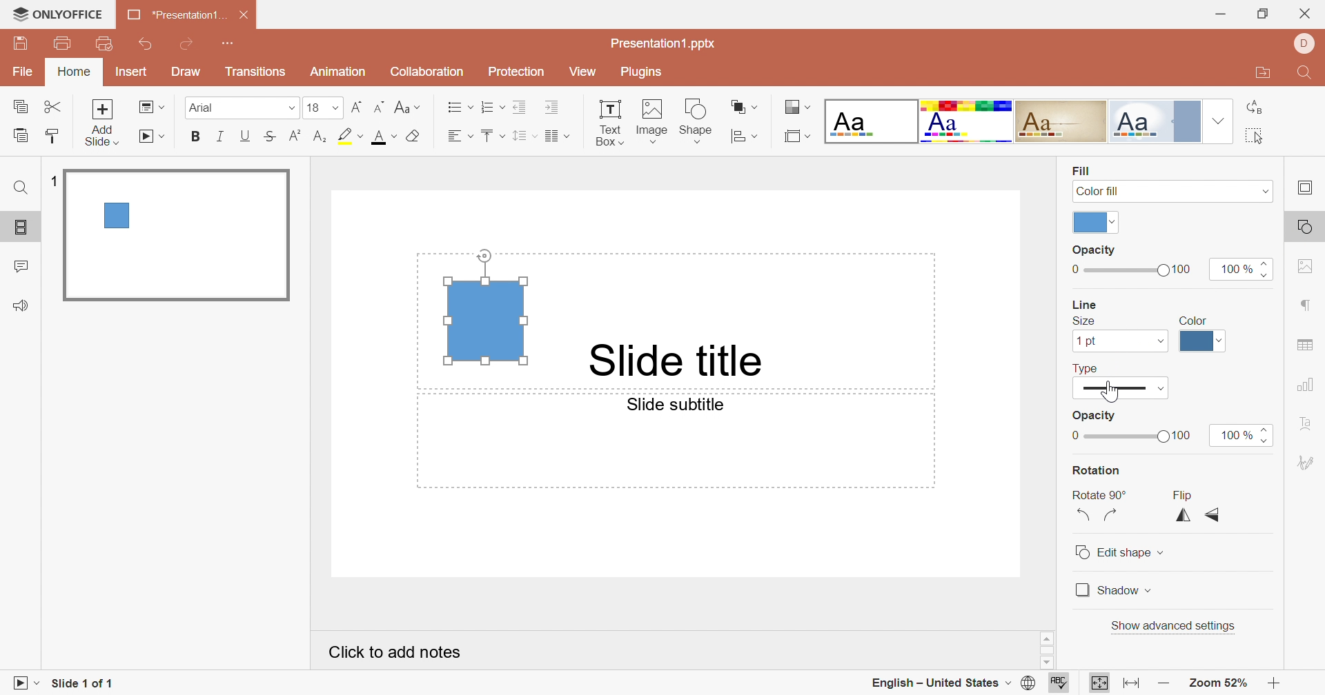 Image resolution: width=1325 pixels, height=695 pixels. What do you see at coordinates (55, 108) in the screenshot?
I see `Cut` at bounding box center [55, 108].